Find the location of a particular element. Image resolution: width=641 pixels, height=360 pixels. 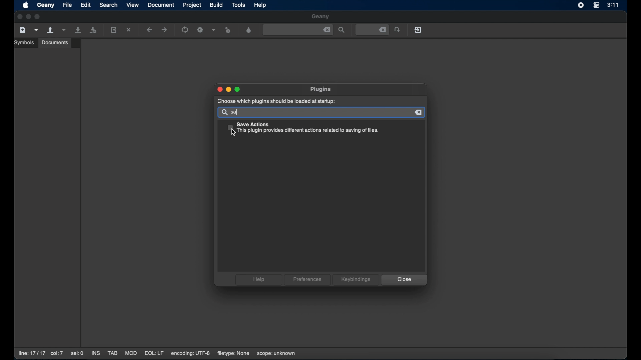

screen recorder icon is located at coordinates (581, 5).